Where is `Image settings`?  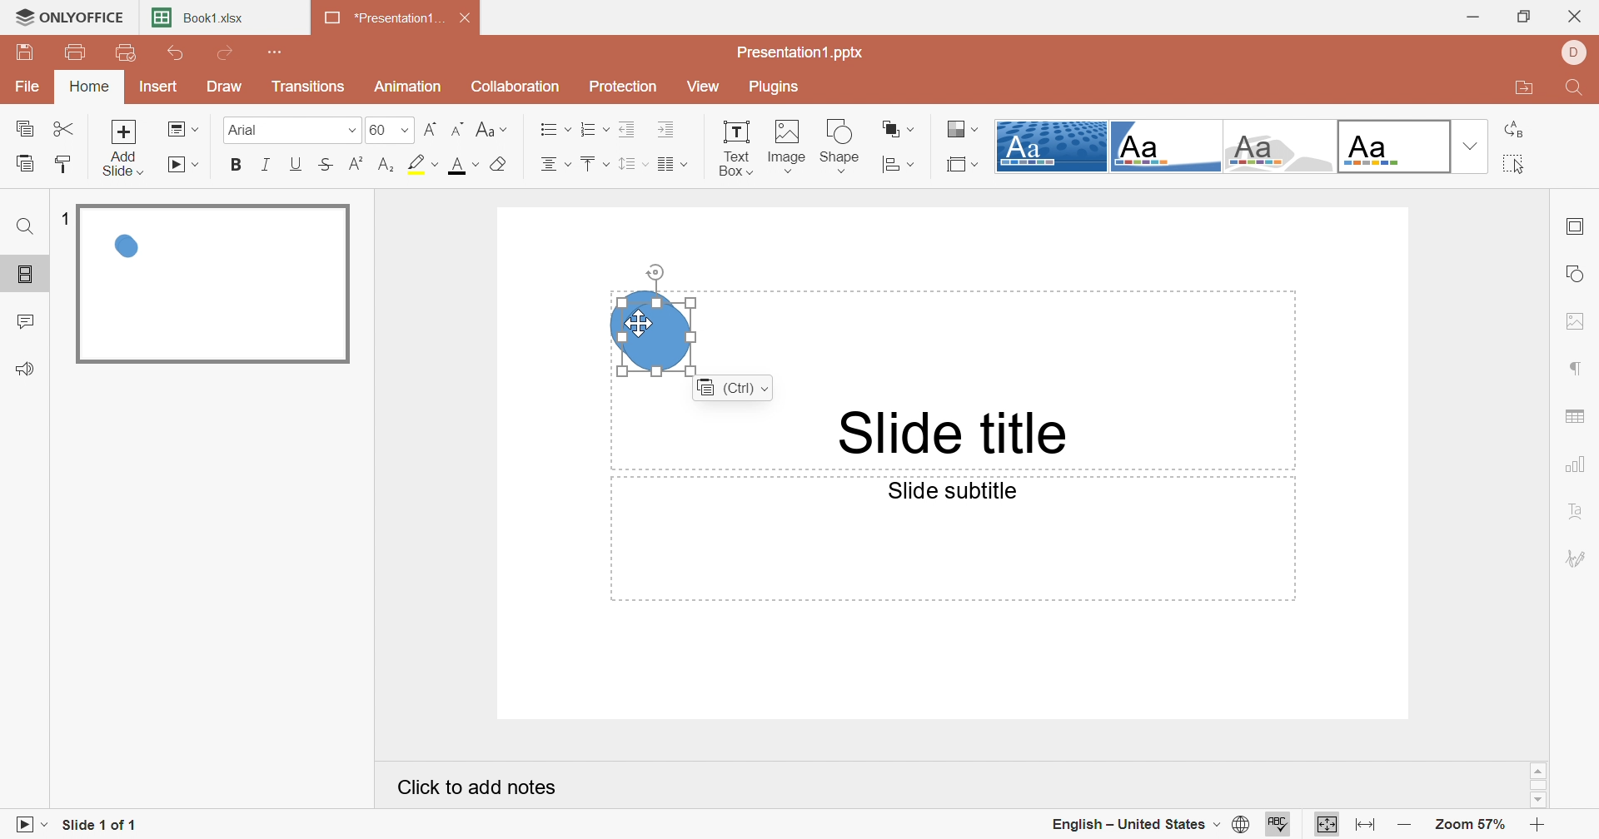 Image settings is located at coordinates (1578, 321).